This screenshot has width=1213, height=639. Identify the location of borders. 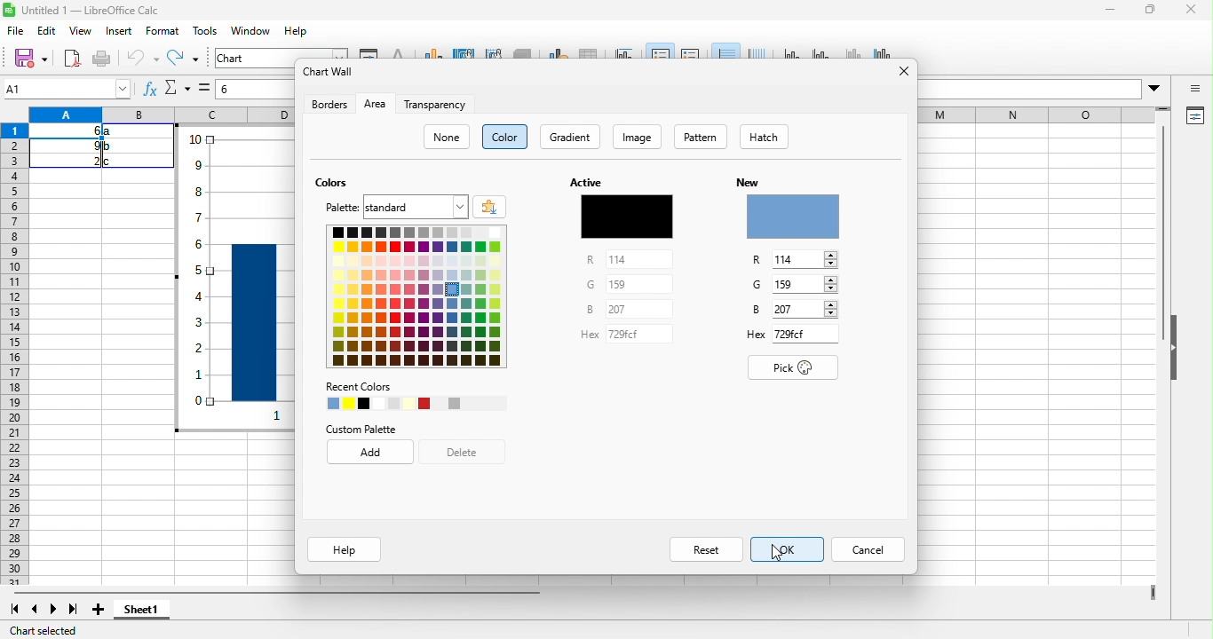
(329, 105).